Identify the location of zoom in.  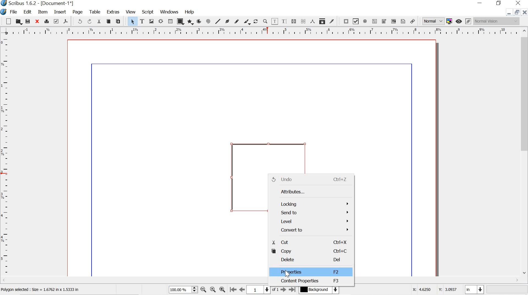
(222, 288).